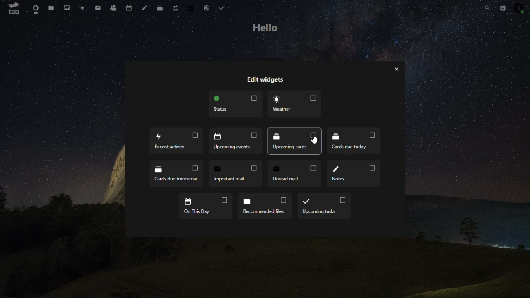 The image size is (530, 298). Describe the element at coordinates (399, 69) in the screenshot. I see `close` at that location.